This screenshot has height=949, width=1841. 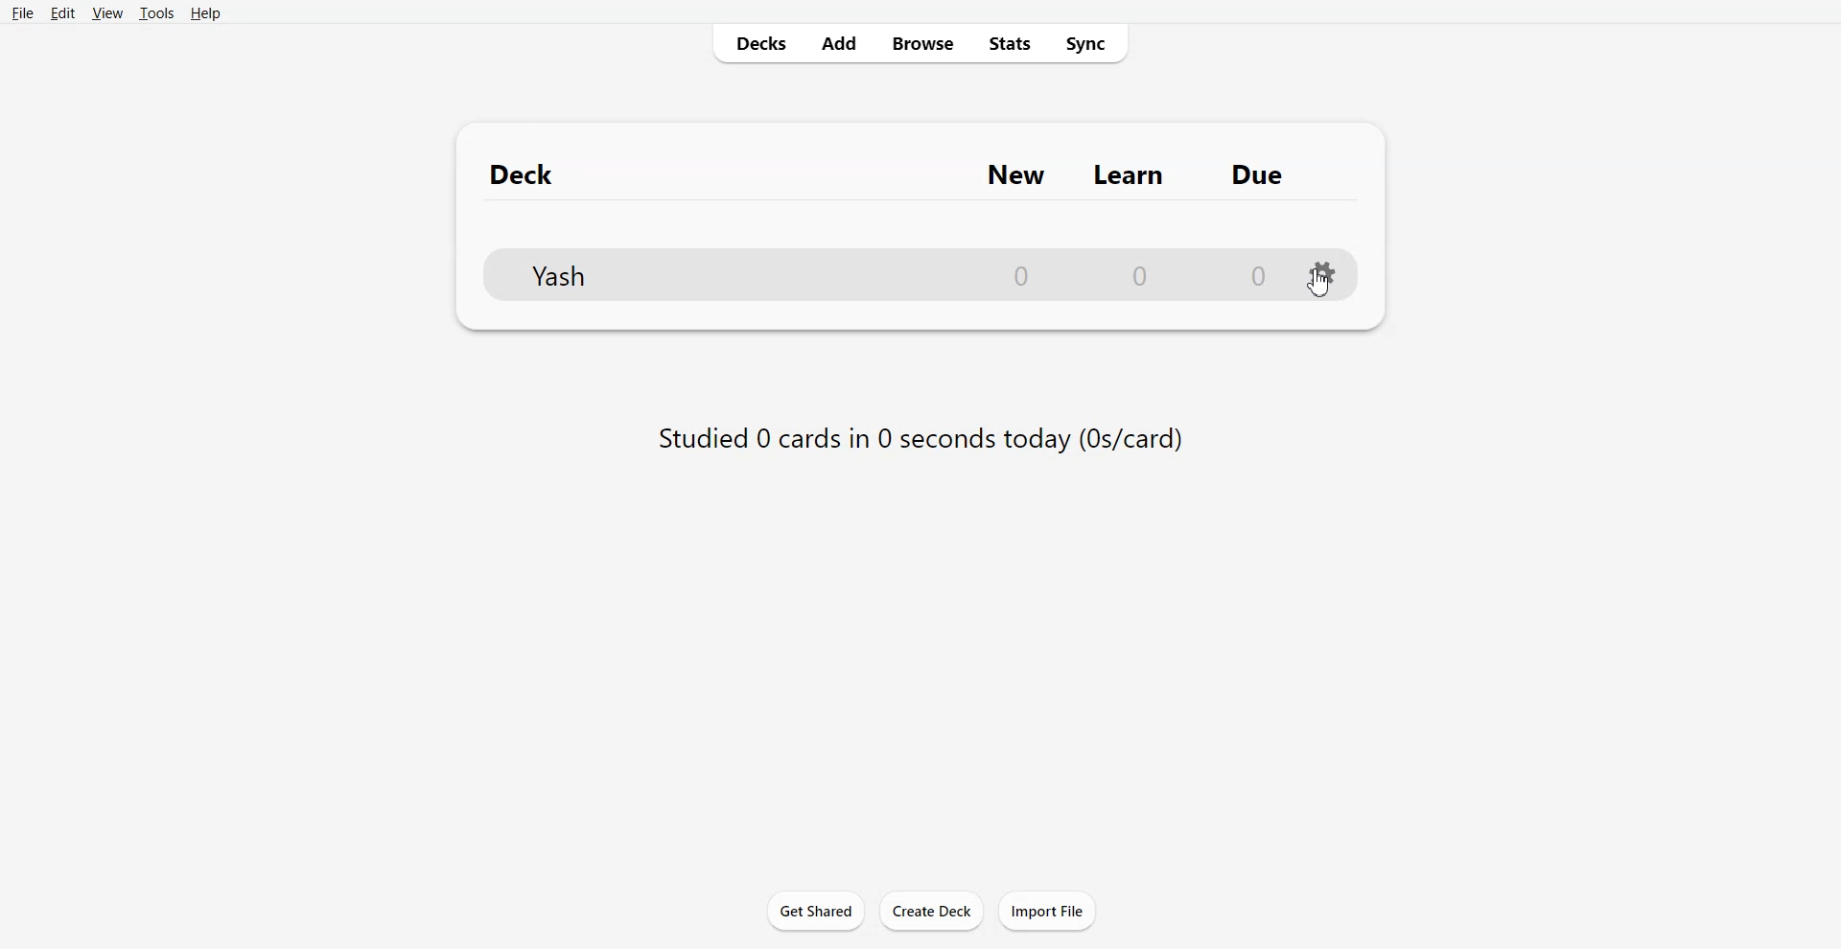 What do you see at coordinates (1323, 286) in the screenshot?
I see `CURSOR` at bounding box center [1323, 286].